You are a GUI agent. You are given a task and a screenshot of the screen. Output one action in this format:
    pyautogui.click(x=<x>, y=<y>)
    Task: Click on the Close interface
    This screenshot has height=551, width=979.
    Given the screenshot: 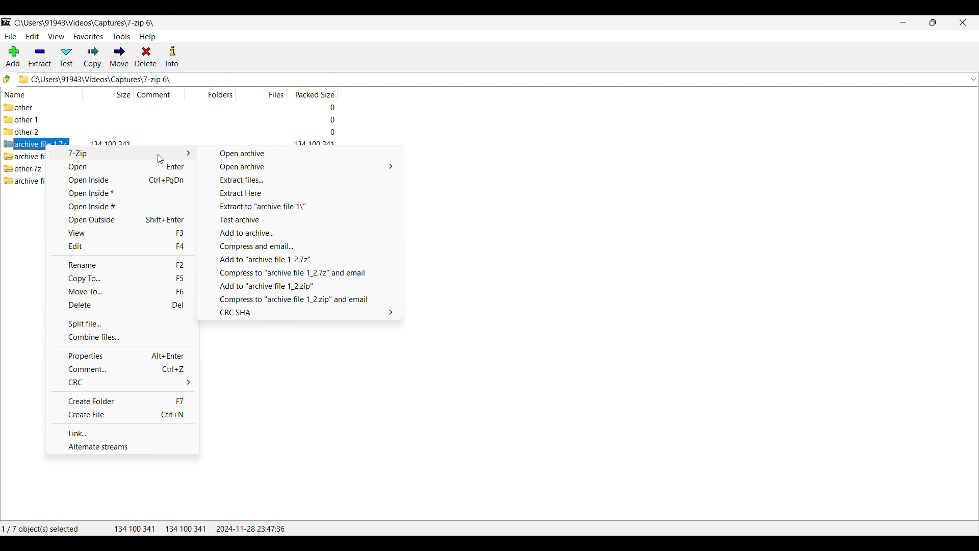 What is the action you would take?
    pyautogui.click(x=963, y=22)
    